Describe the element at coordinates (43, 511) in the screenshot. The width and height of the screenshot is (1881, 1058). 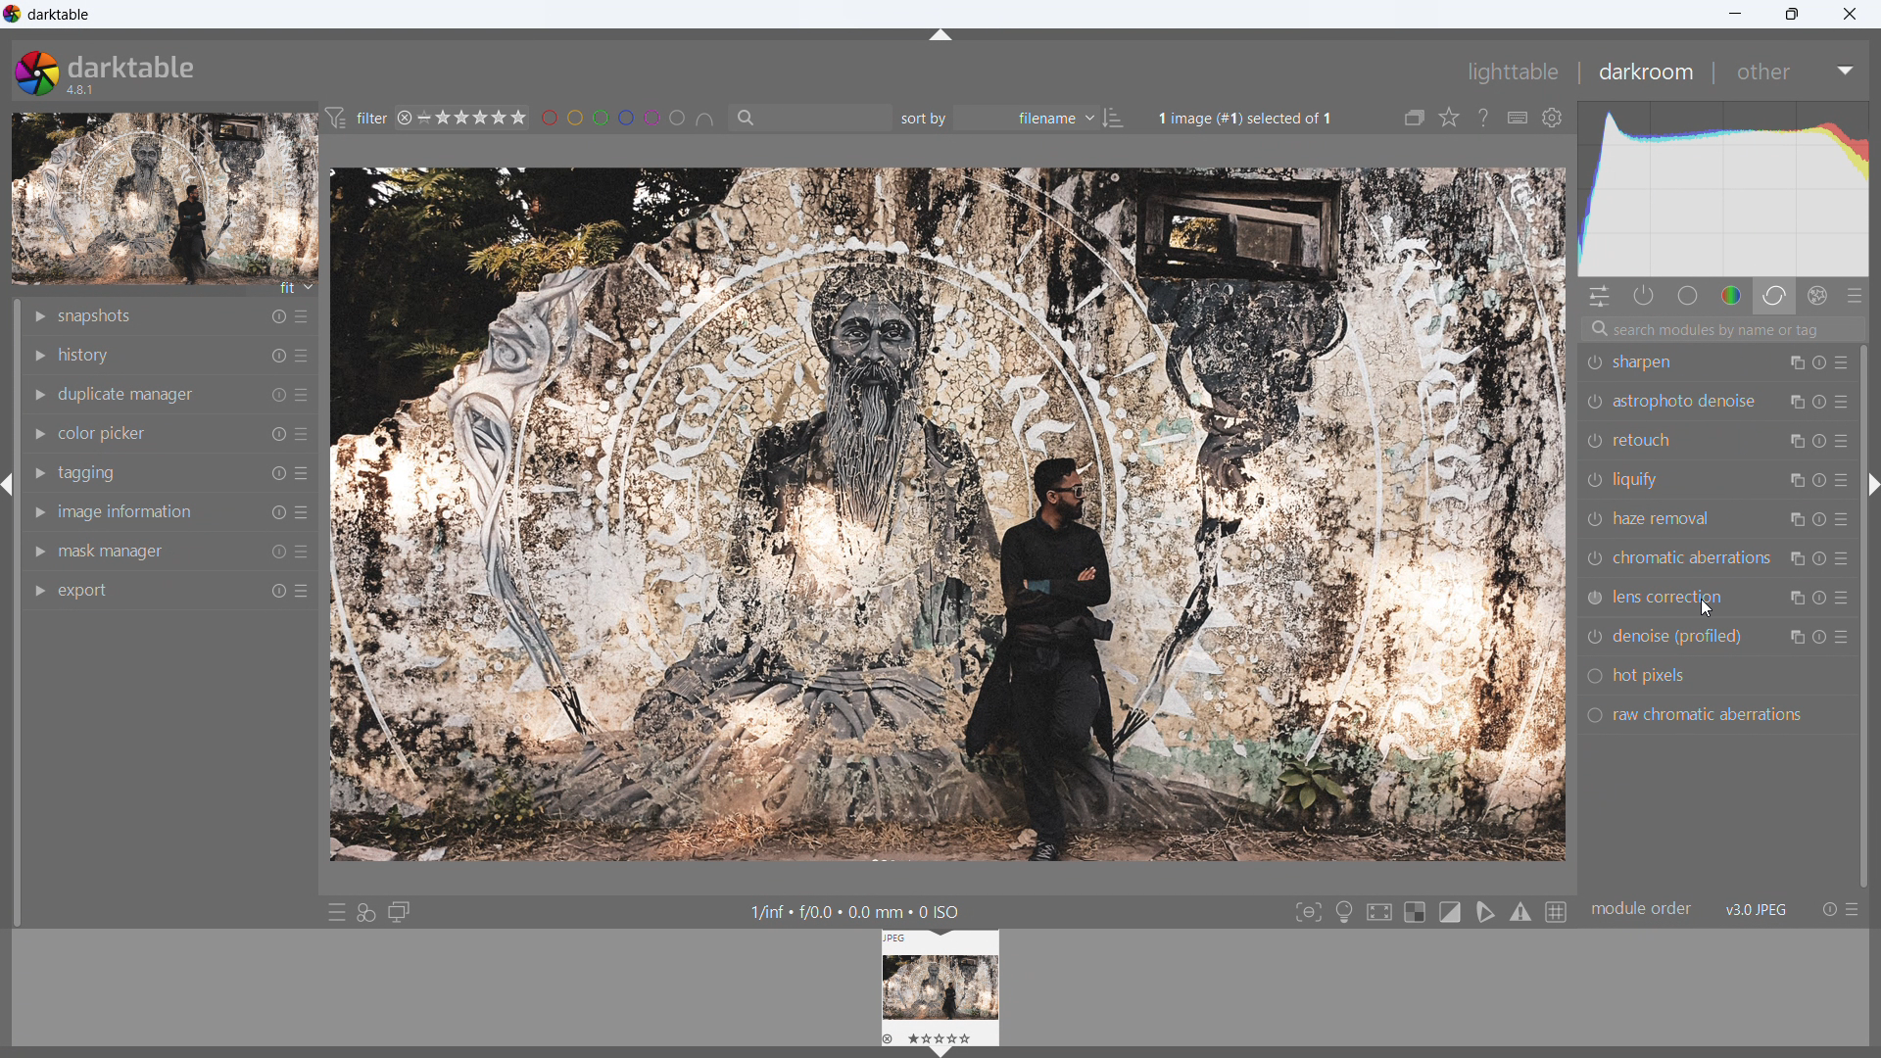
I see `show module` at that location.